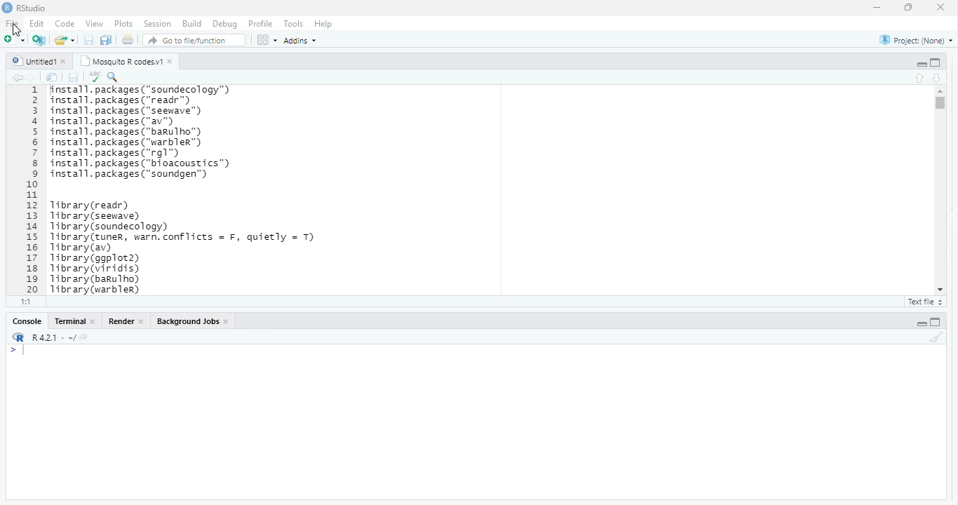 This screenshot has width=958, height=505. Describe the element at coordinates (941, 91) in the screenshot. I see `scroll up` at that location.